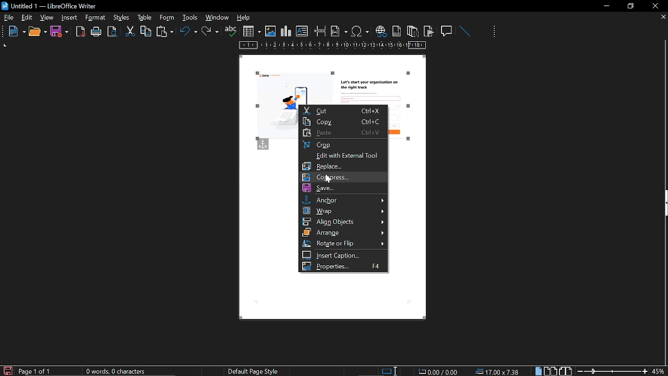  Describe the element at coordinates (270, 31) in the screenshot. I see `insert image` at that location.